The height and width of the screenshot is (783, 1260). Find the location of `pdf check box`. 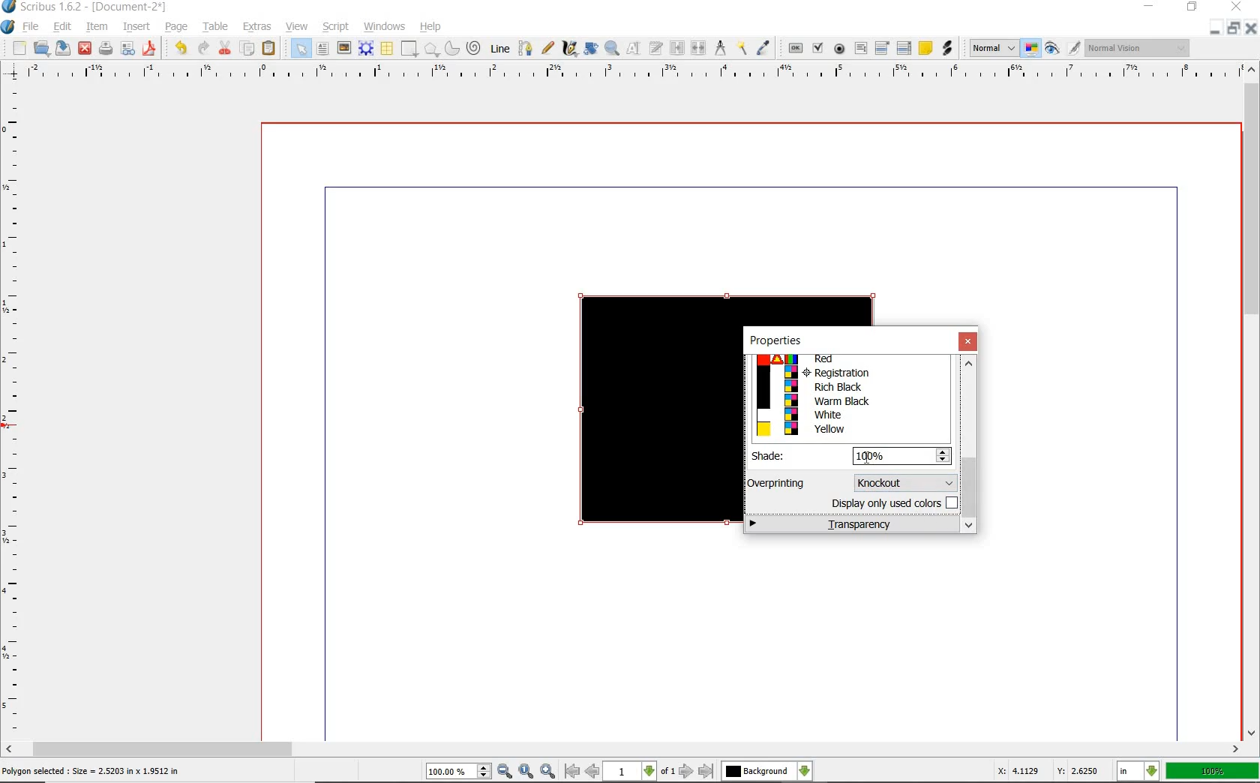

pdf check box is located at coordinates (817, 49).